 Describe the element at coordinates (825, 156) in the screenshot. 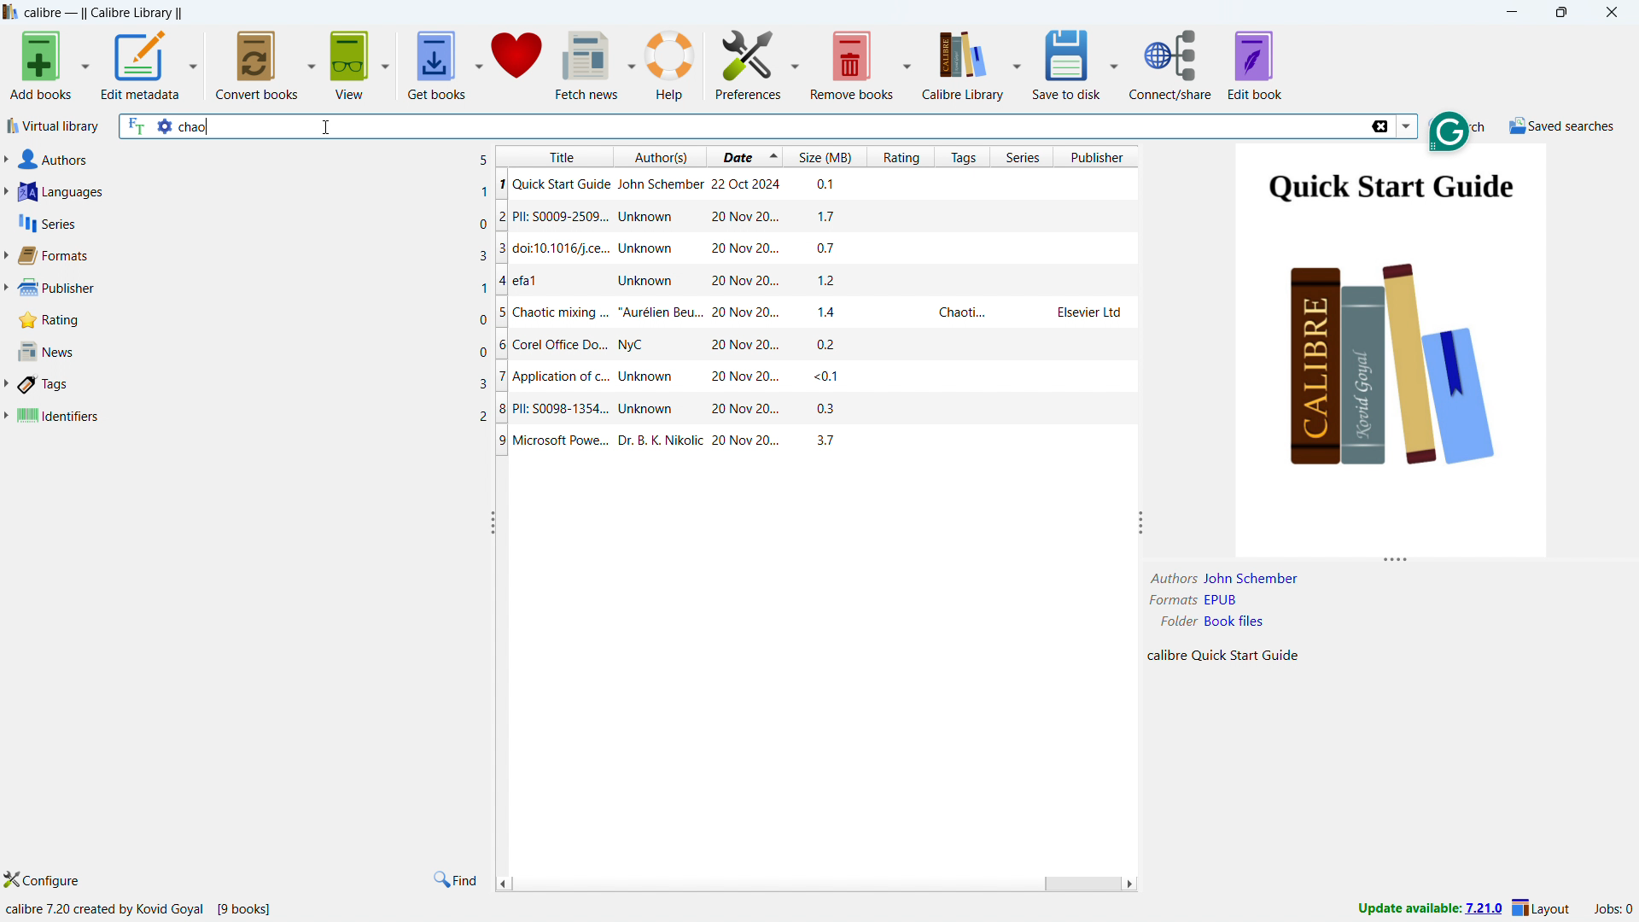

I see `sort by size` at that location.